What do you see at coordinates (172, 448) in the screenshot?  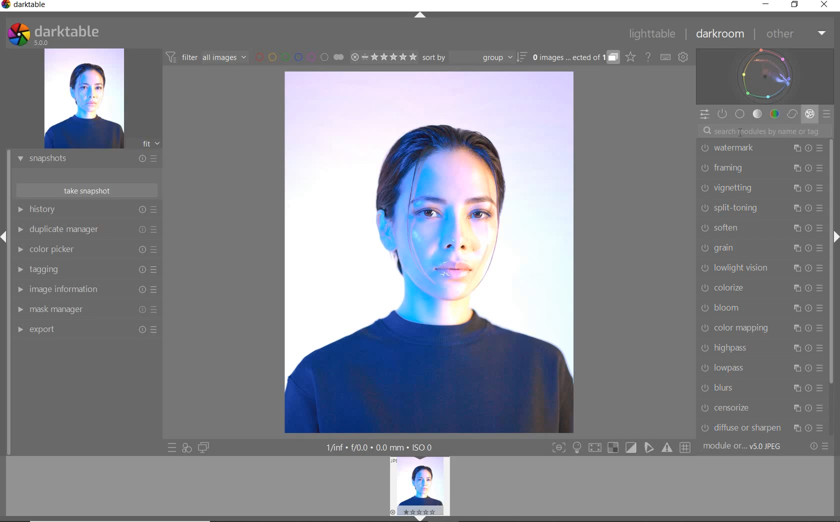 I see `QUICK ACCESS TO PRESET` at bounding box center [172, 448].